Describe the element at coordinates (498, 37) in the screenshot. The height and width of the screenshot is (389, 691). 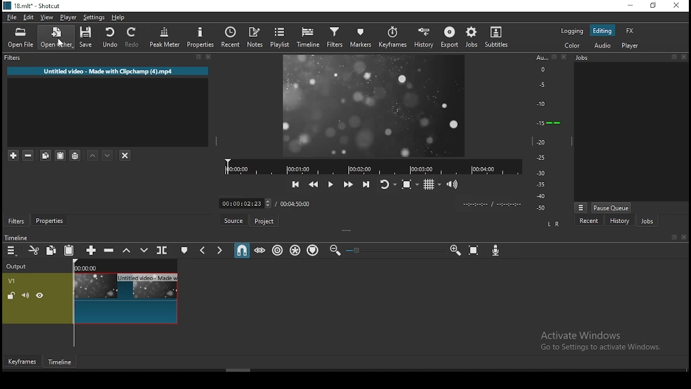
I see `subtitle` at that location.